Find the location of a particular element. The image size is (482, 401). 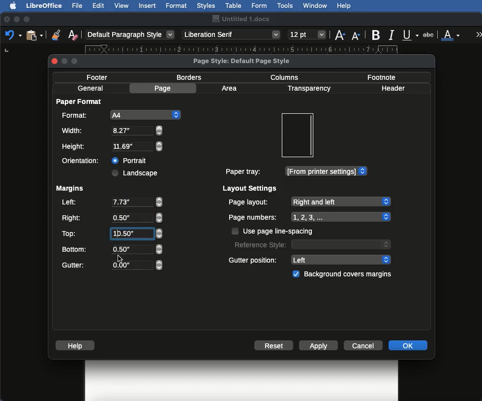

Portrait is located at coordinates (130, 159).